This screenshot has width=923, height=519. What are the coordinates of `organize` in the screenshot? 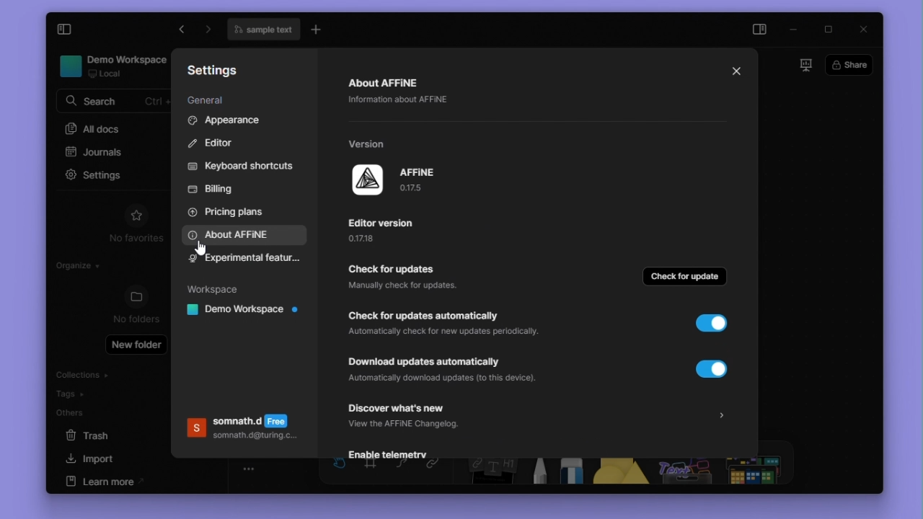 It's located at (80, 265).